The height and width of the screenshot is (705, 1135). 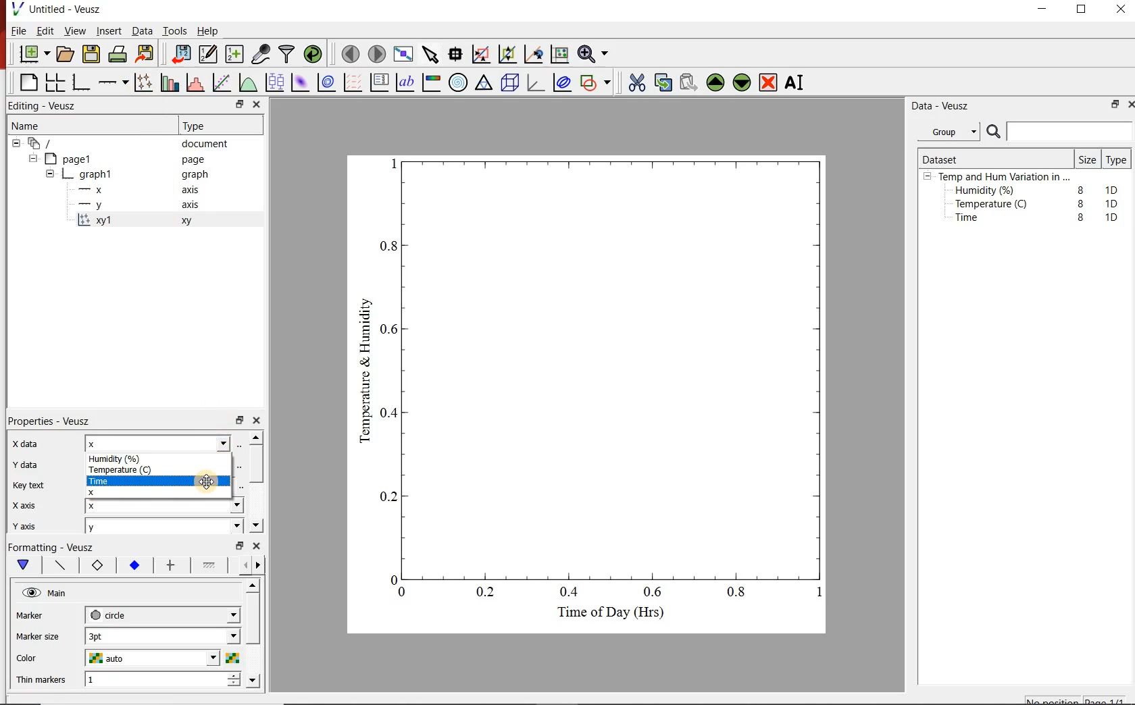 What do you see at coordinates (67, 595) in the screenshot?
I see `Main` at bounding box center [67, 595].